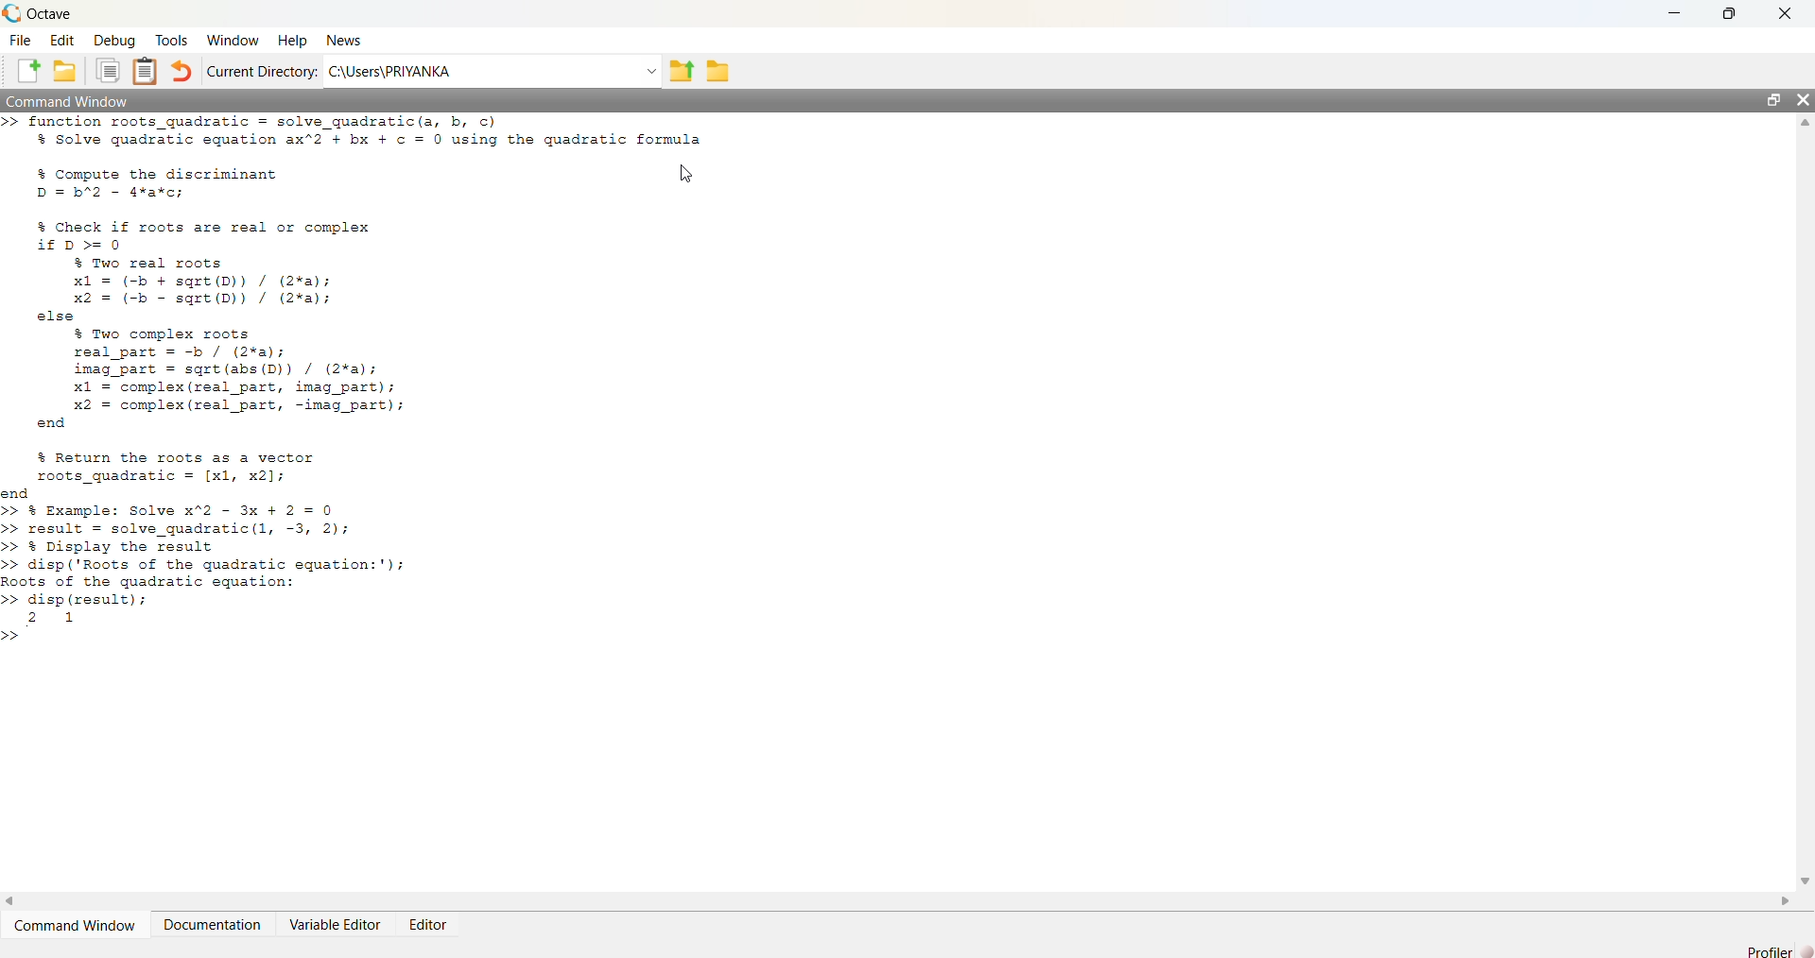 This screenshot has width=1815, height=958. What do you see at coordinates (1803, 103) in the screenshot?
I see `Close` at bounding box center [1803, 103].